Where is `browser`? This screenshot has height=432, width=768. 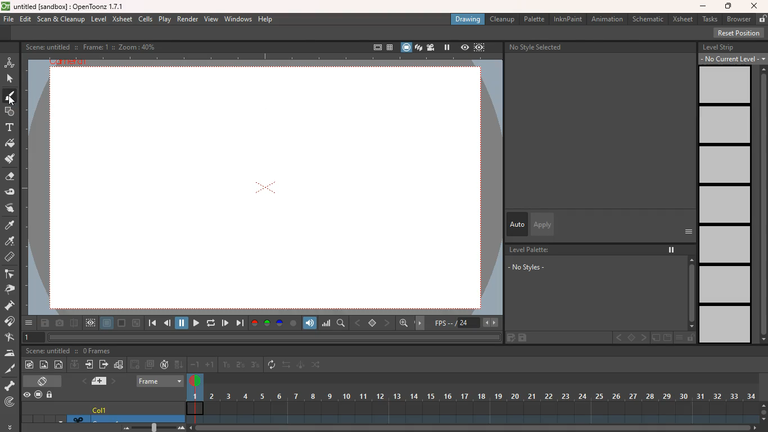 browser is located at coordinates (738, 19).